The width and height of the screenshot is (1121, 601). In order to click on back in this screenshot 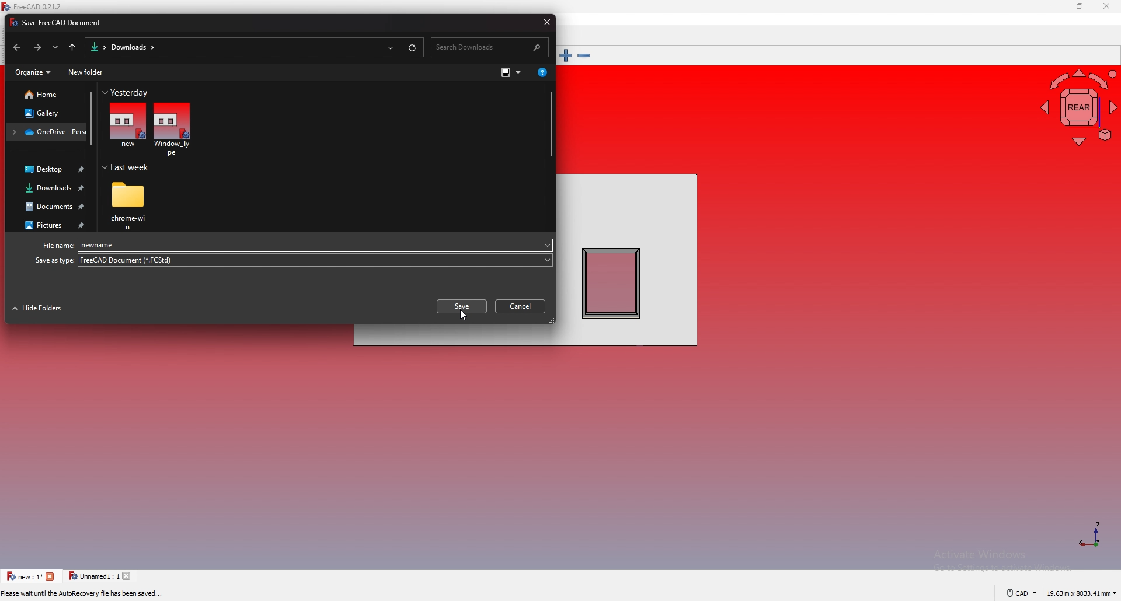, I will do `click(17, 47)`.